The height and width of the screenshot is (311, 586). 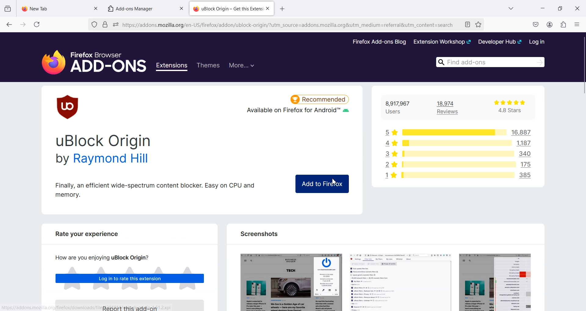 I want to click on Toggle reader view, so click(x=468, y=25).